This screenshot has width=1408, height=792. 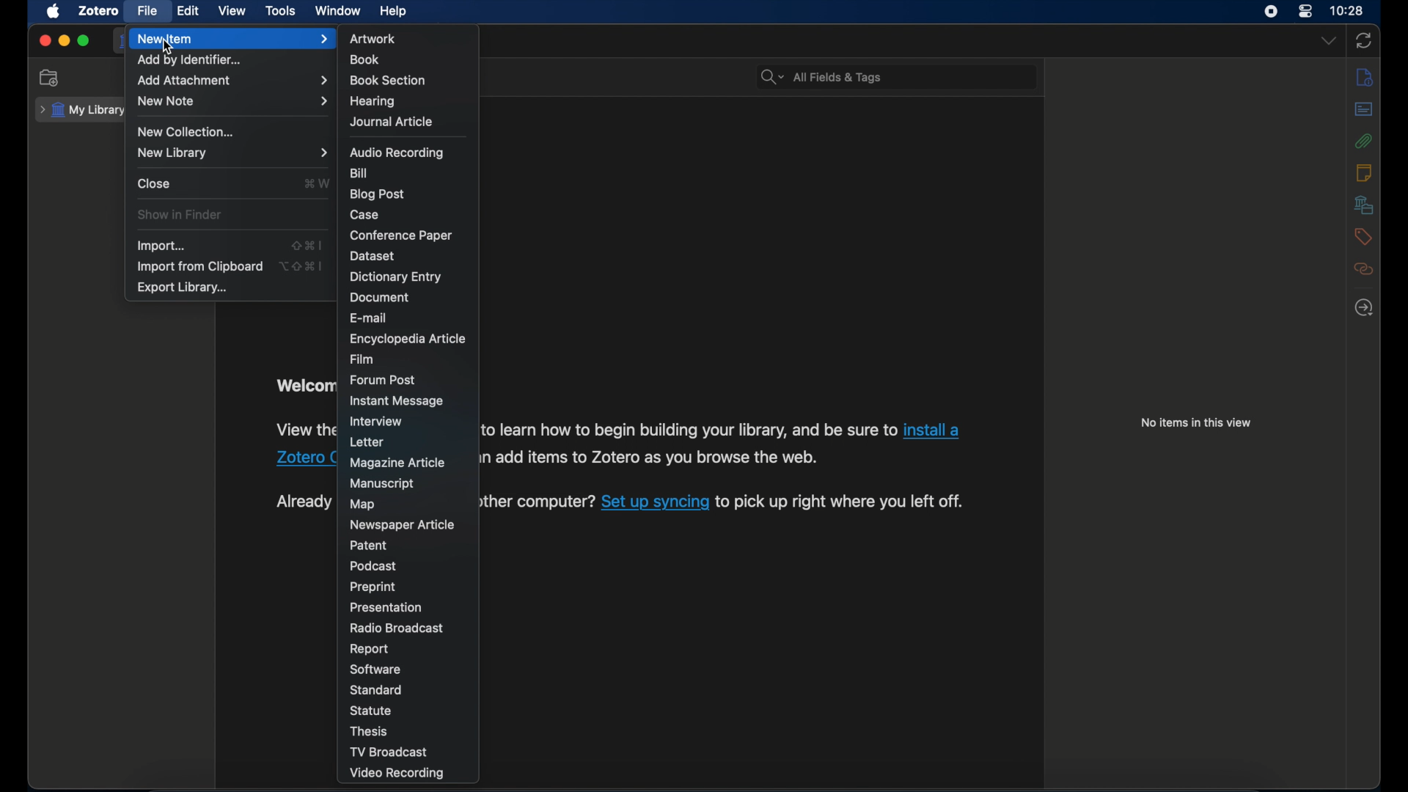 I want to click on book, so click(x=367, y=60).